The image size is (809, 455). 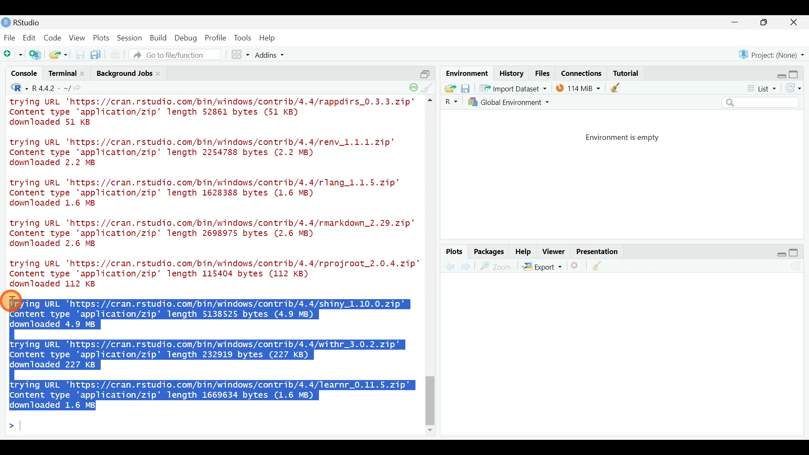 I want to click on clear all plots, so click(x=602, y=267).